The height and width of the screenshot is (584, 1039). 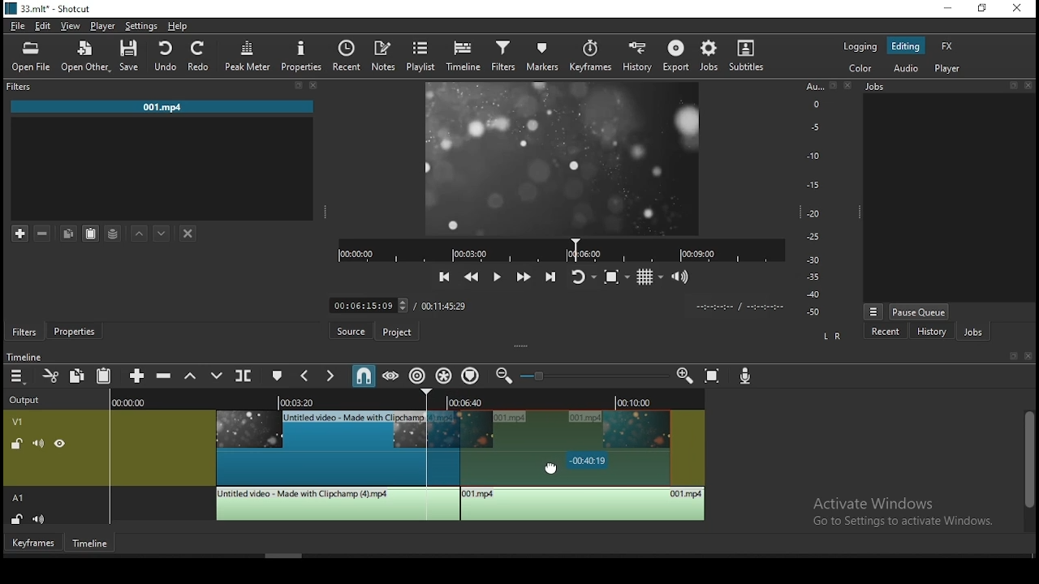 What do you see at coordinates (319, 448) in the screenshot?
I see `video clip` at bounding box center [319, 448].